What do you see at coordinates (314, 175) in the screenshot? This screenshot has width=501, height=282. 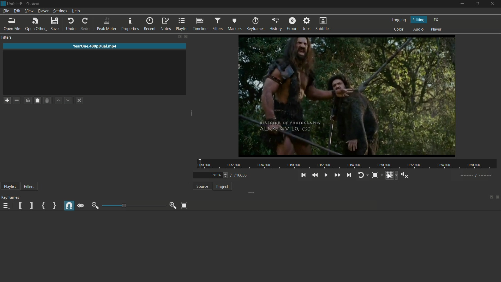 I see `quickly play backward` at bounding box center [314, 175].